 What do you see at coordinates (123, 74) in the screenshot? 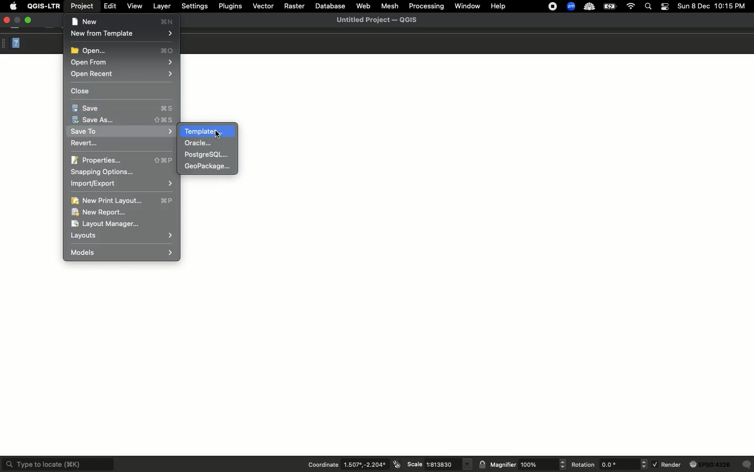
I see `Open recent` at bounding box center [123, 74].